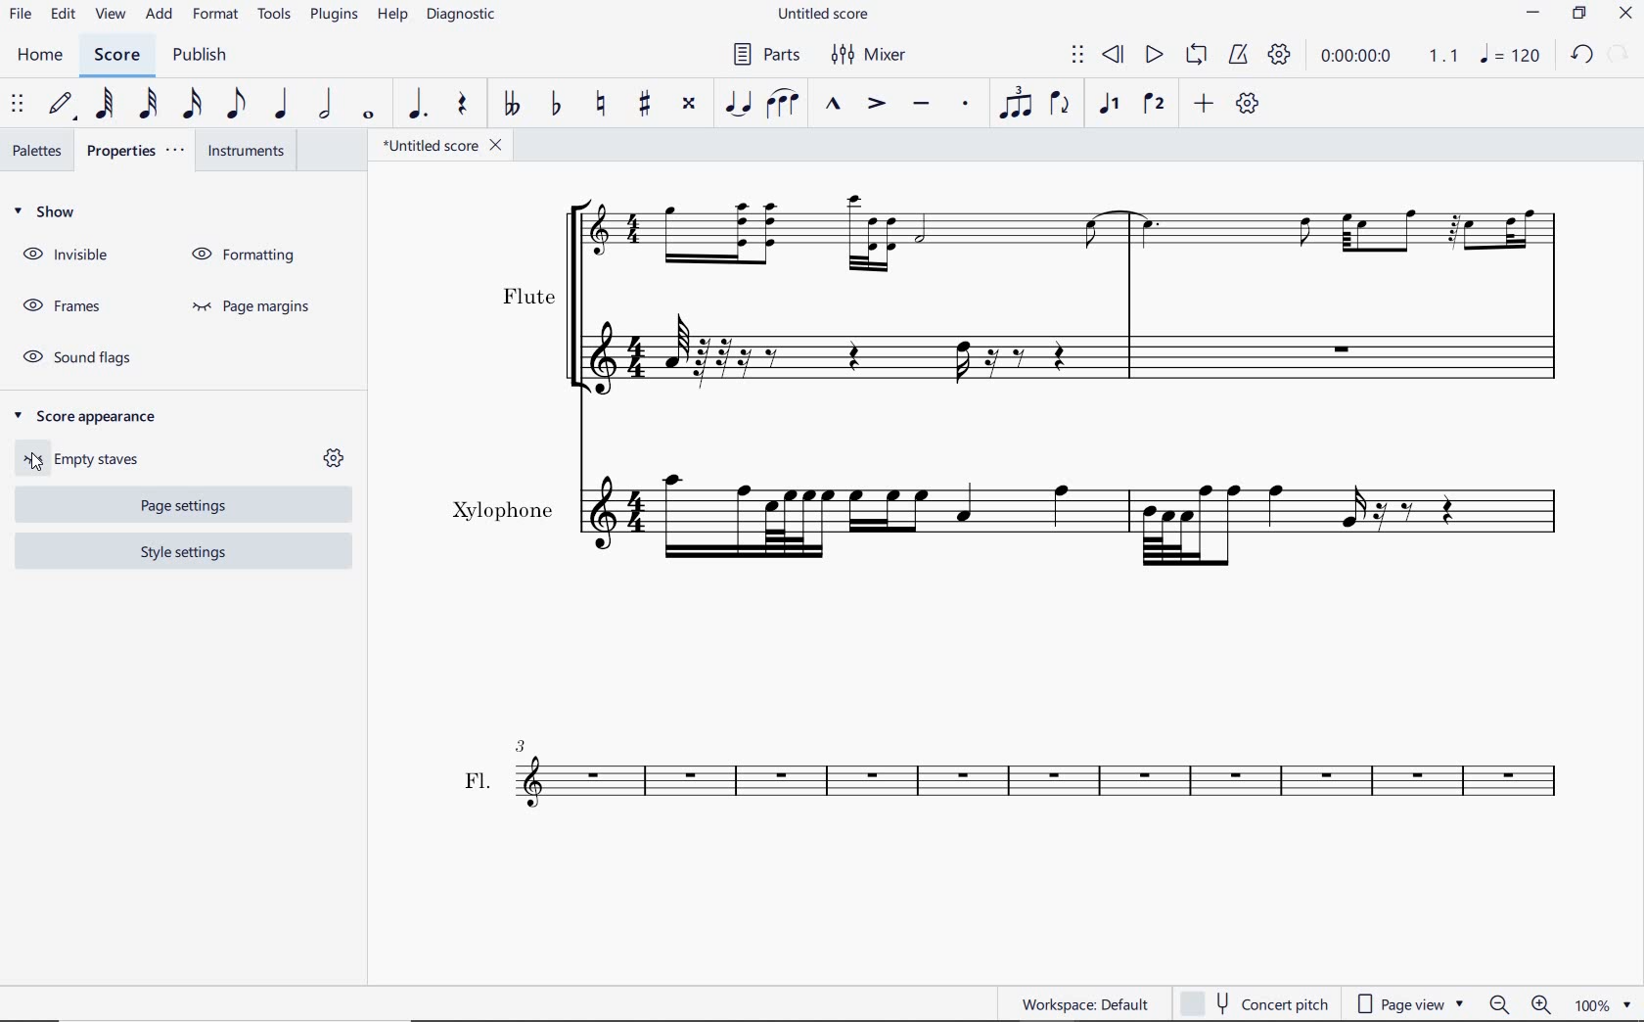 This screenshot has width=1644, height=1022. Describe the element at coordinates (333, 21) in the screenshot. I see `PLUGINS` at that location.